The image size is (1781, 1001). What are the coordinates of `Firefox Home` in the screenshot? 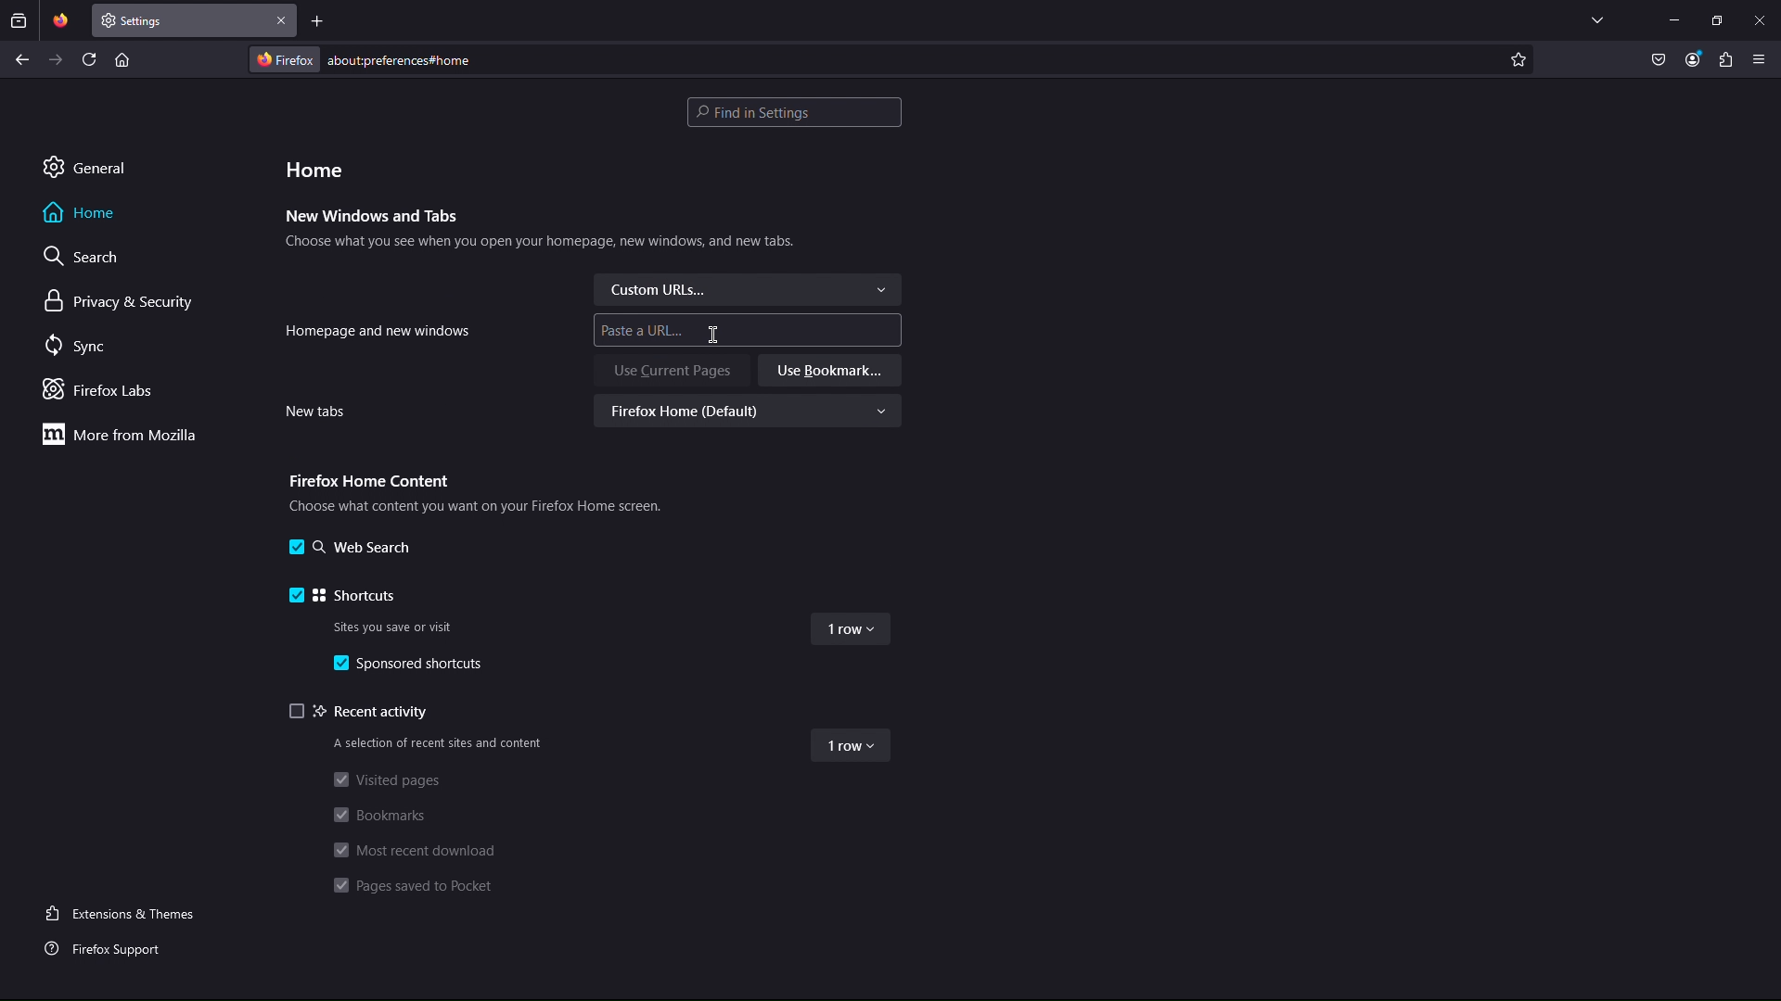 It's located at (747, 411).